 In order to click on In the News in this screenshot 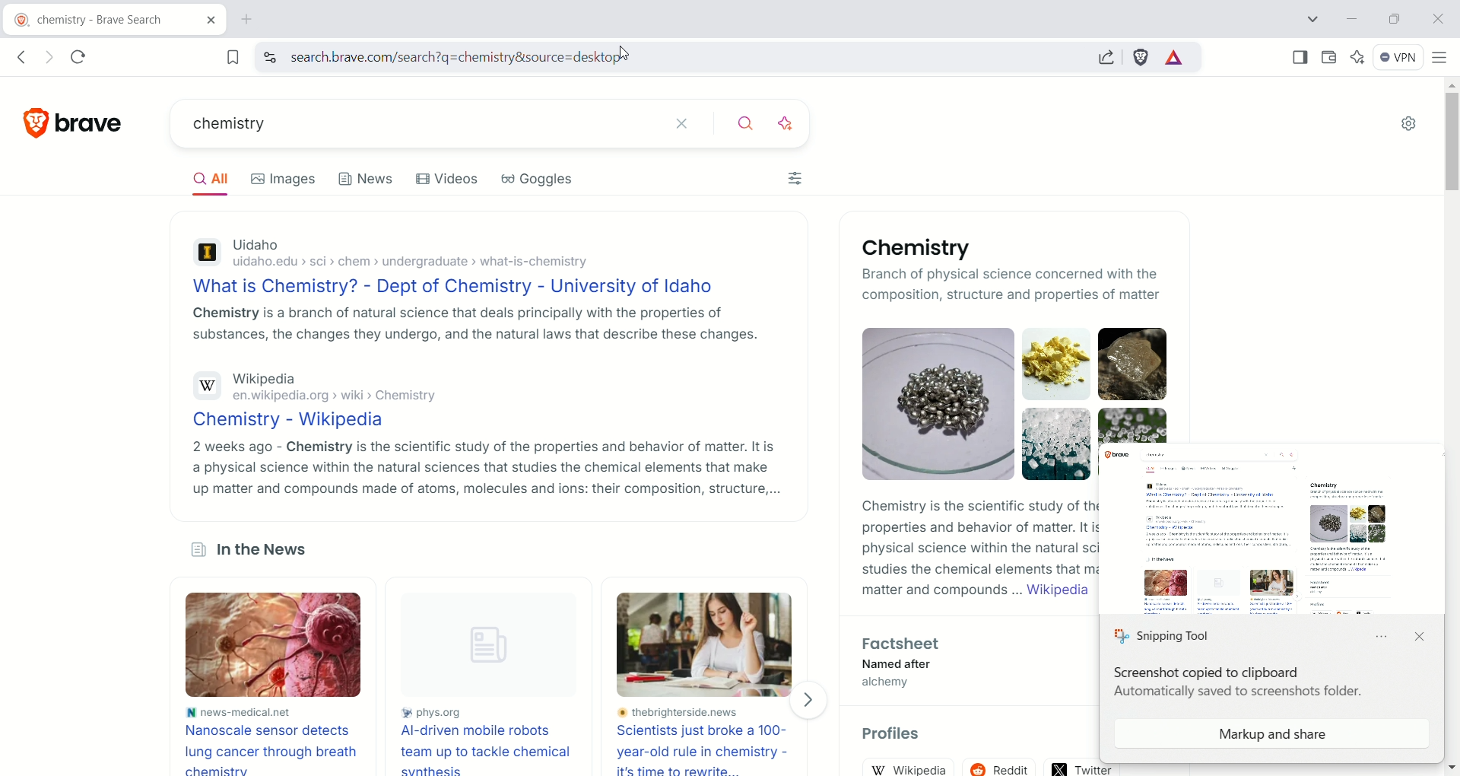, I will do `click(247, 552)`.